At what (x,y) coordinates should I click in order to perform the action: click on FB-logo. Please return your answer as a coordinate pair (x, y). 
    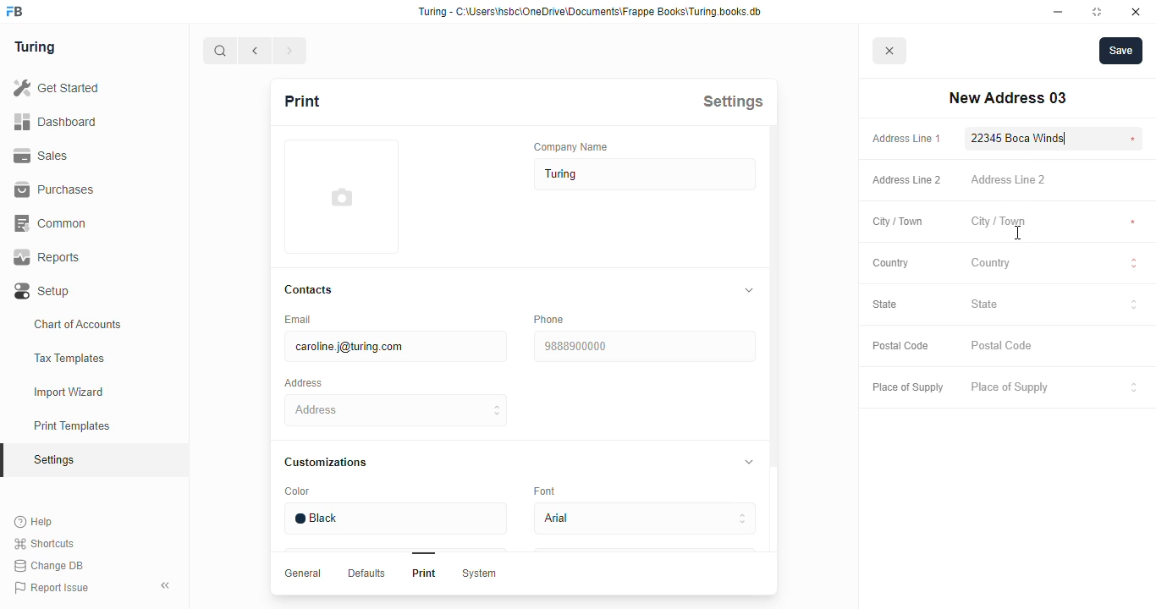
    Looking at the image, I should click on (14, 11).